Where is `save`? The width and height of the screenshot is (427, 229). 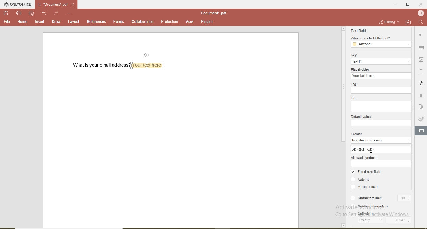 save is located at coordinates (7, 13).